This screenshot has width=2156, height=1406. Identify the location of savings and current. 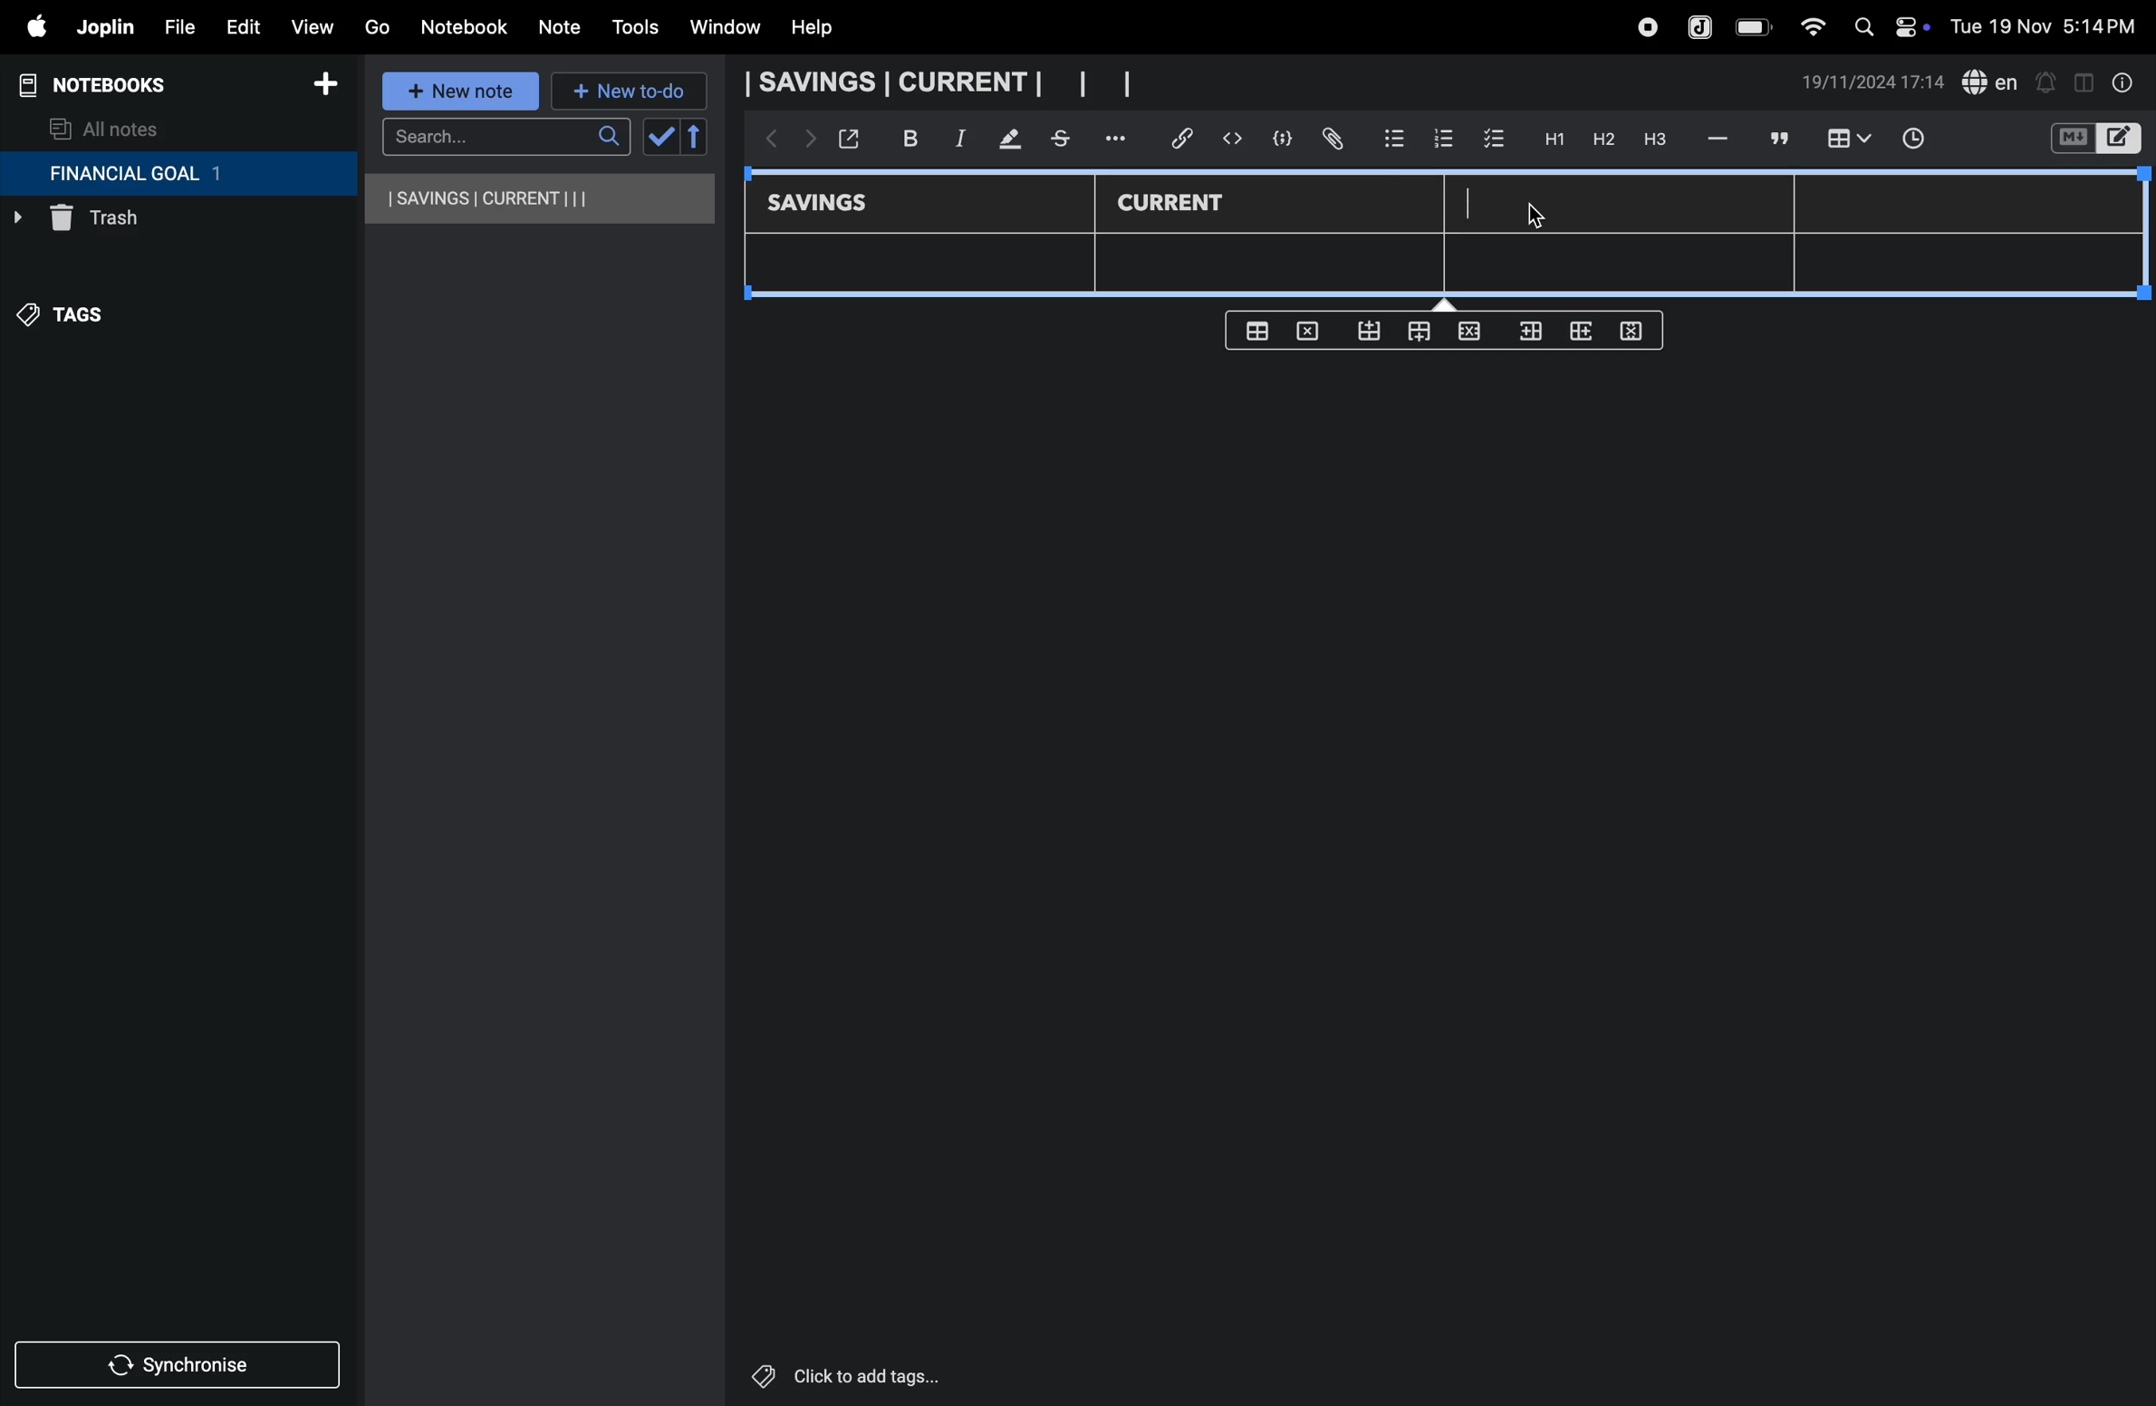
(945, 83).